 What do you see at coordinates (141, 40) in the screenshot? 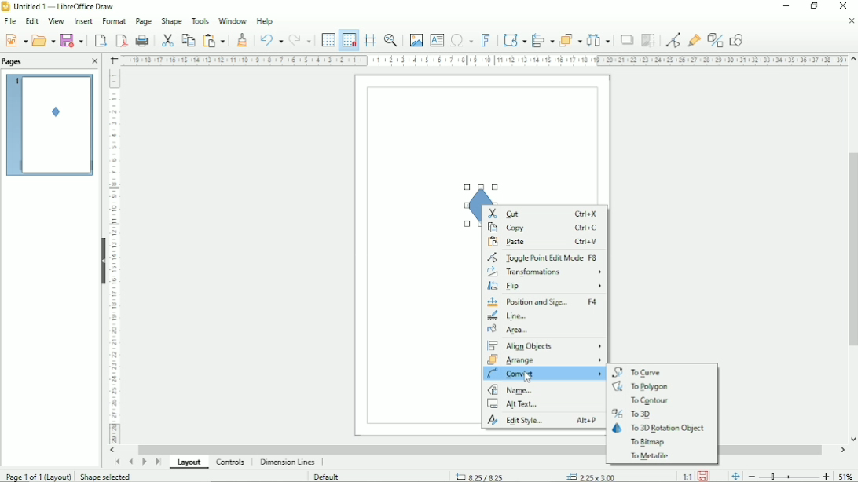
I see `Print` at bounding box center [141, 40].